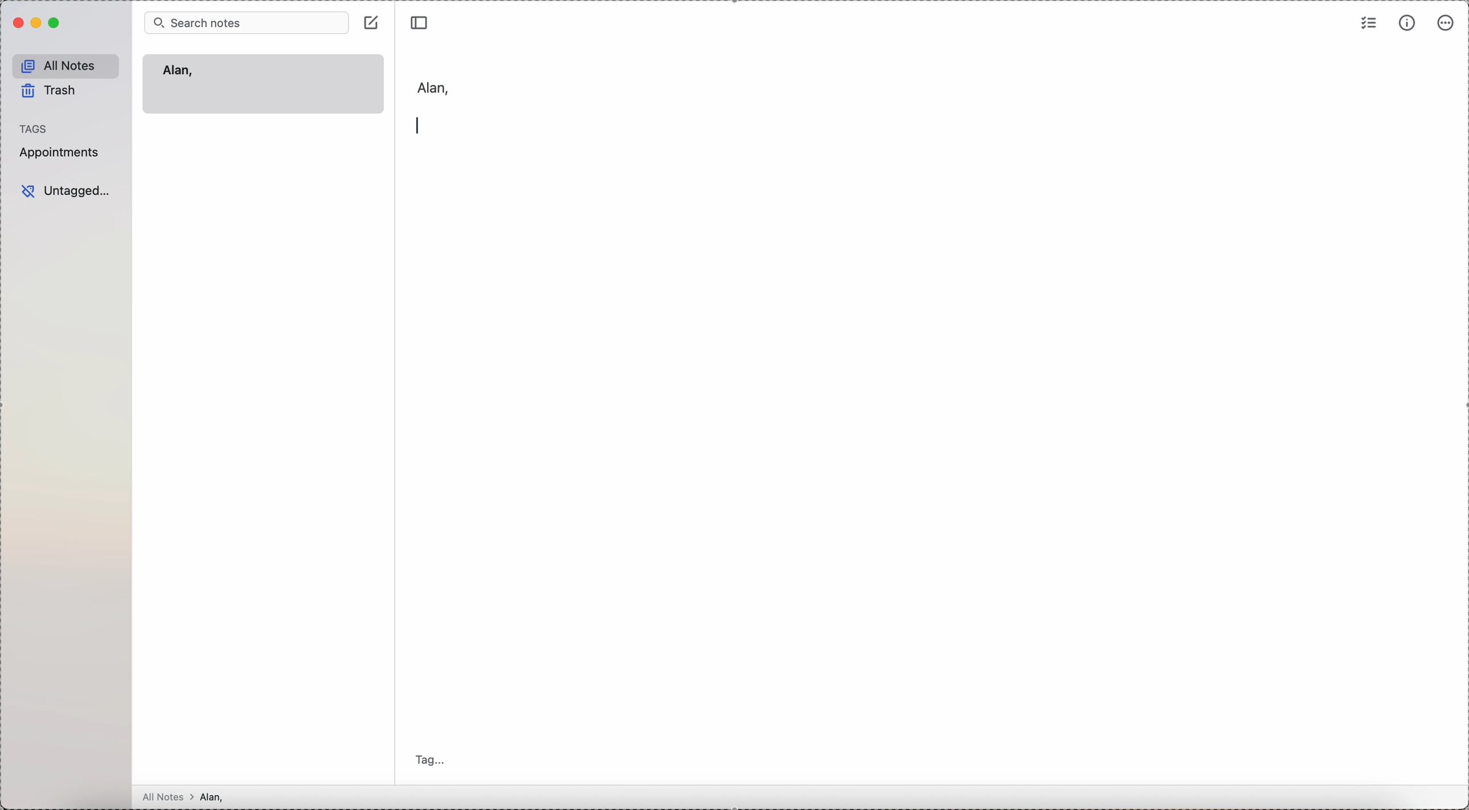 This screenshot has height=810, width=1469. I want to click on tags, so click(34, 128).